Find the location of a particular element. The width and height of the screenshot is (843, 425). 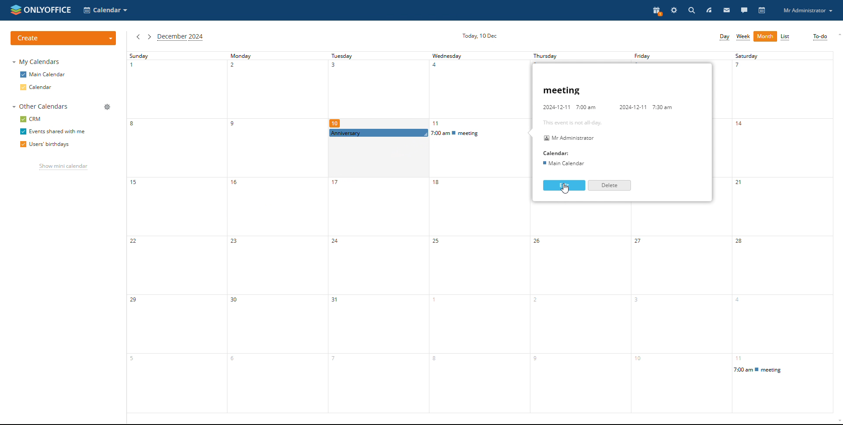

manage is located at coordinates (108, 106).